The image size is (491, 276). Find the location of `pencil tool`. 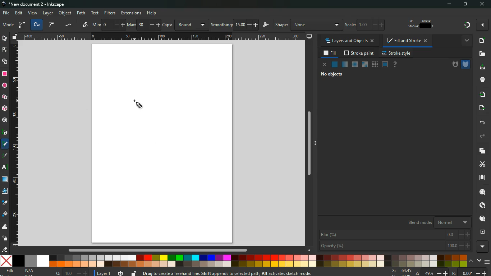

pencil tool is located at coordinates (5, 145).